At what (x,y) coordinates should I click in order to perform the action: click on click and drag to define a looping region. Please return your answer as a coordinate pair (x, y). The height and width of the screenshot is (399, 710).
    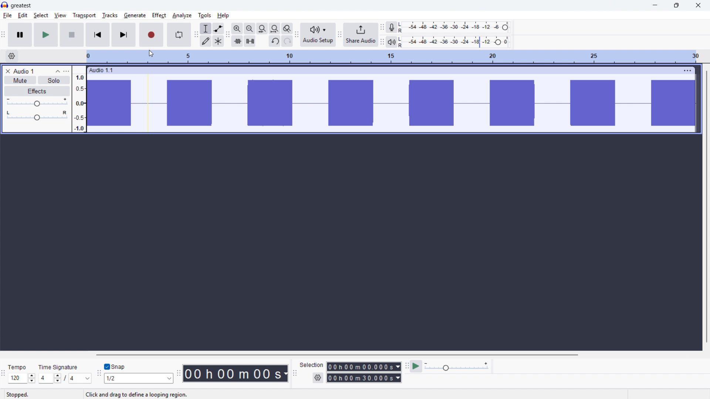
    Looking at the image, I should click on (137, 395).